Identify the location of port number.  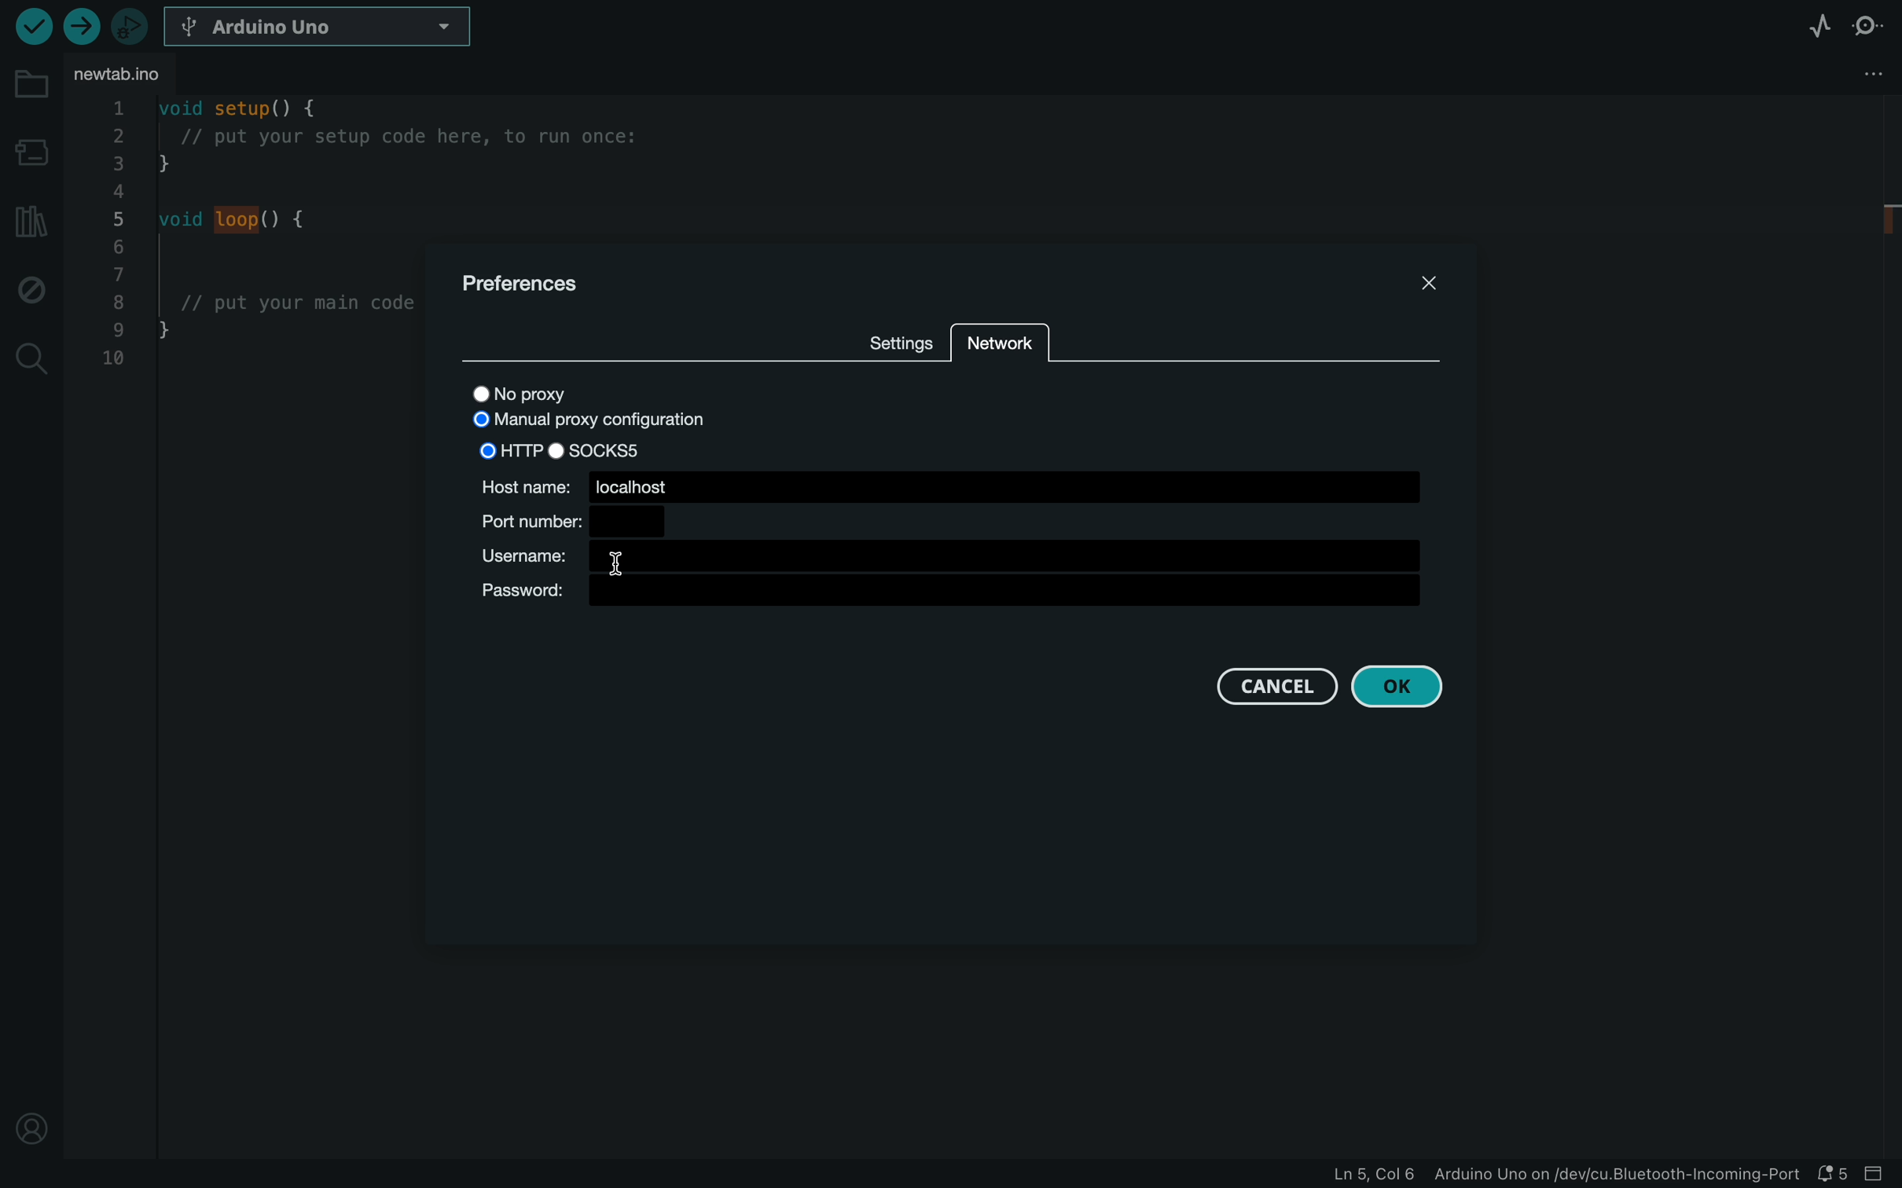
(572, 522).